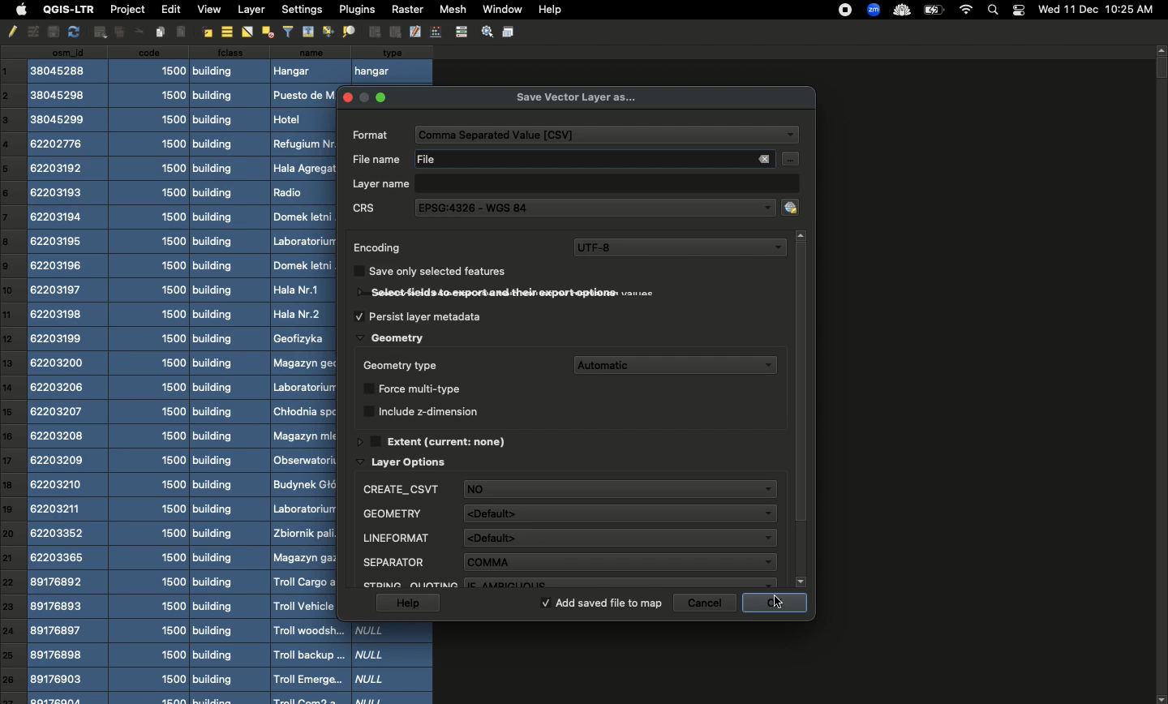 This screenshot has height=704, width=1168. I want to click on Layer name, so click(573, 183).